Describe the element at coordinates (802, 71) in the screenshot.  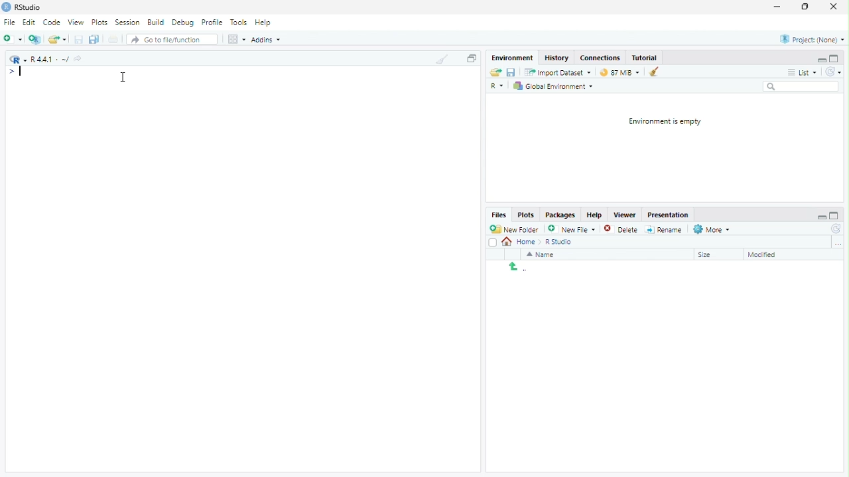
I see `List` at that location.